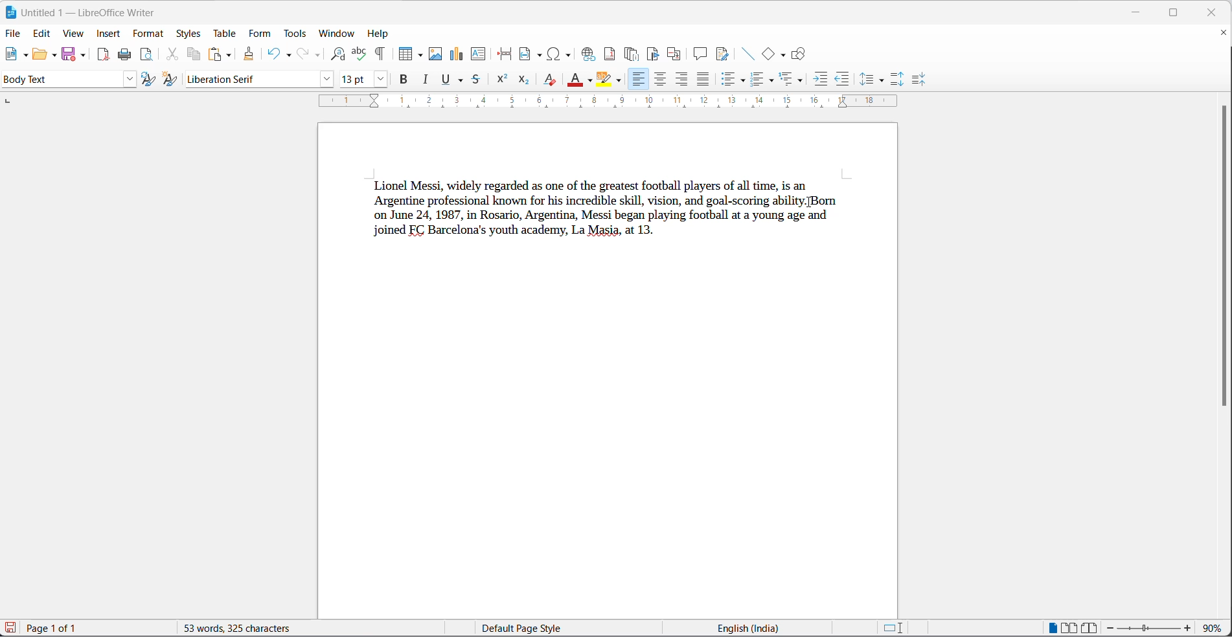 The height and width of the screenshot is (637, 1232). I want to click on single page view, so click(1047, 627).